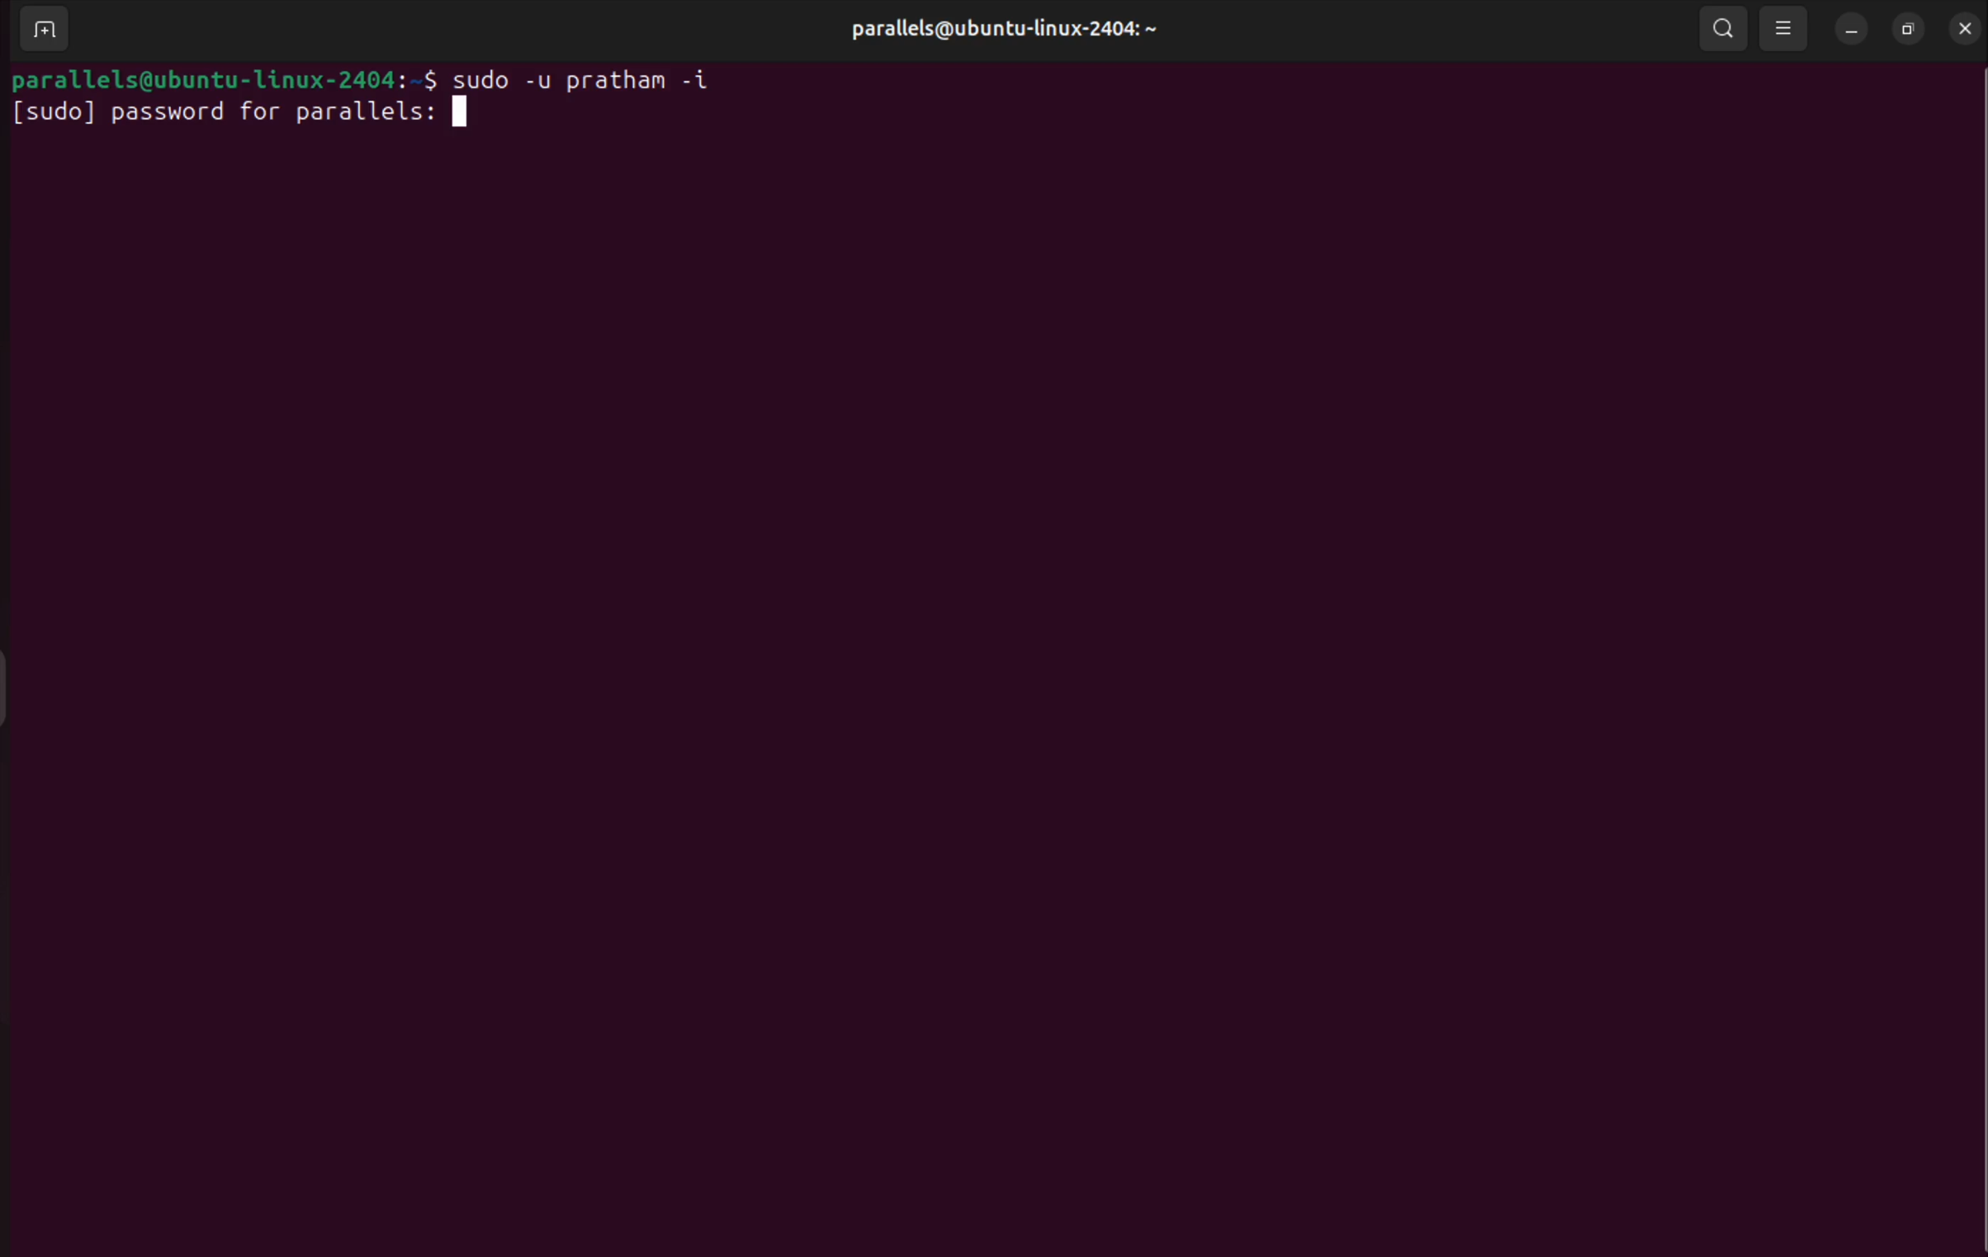  What do you see at coordinates (1001, 31) in the screenshot?
I see `parallels username` at bounding box center [1001, 31].